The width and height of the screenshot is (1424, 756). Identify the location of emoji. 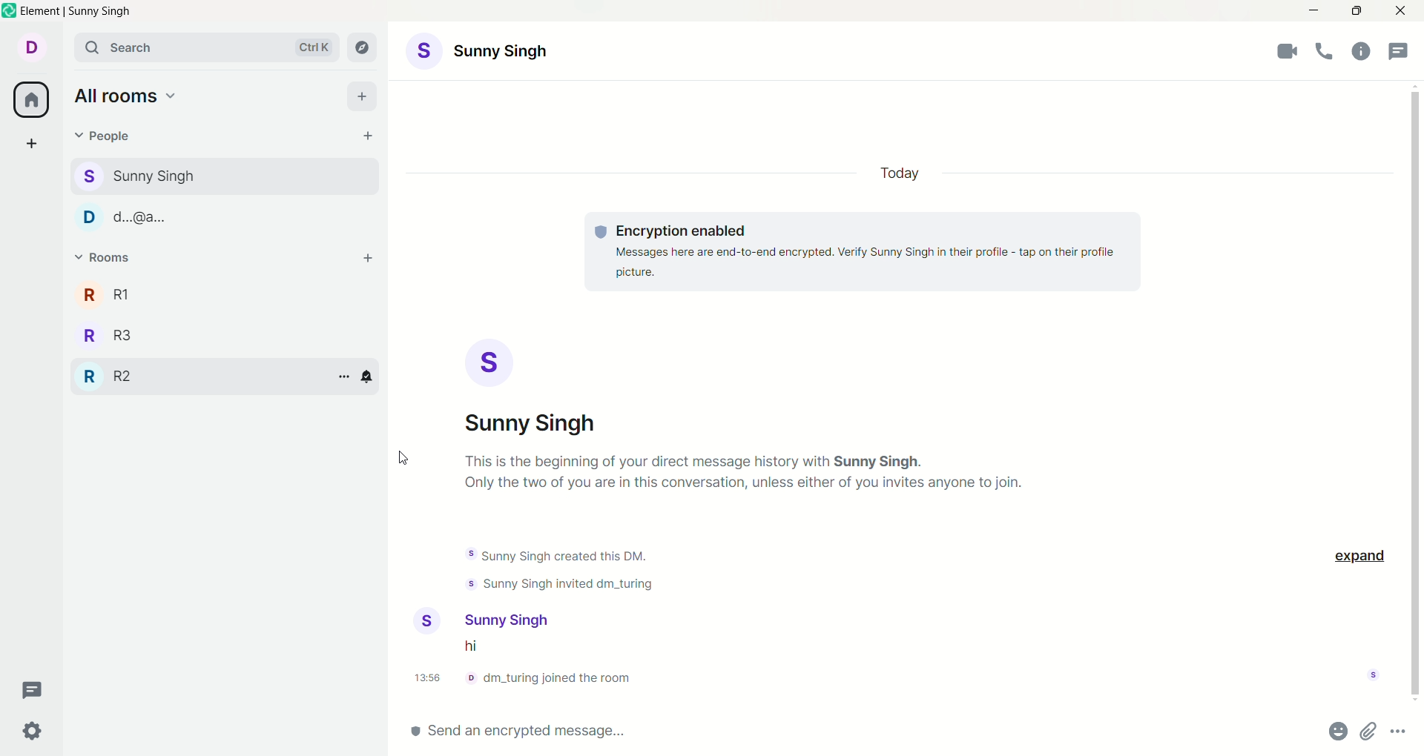
(1337, 730).